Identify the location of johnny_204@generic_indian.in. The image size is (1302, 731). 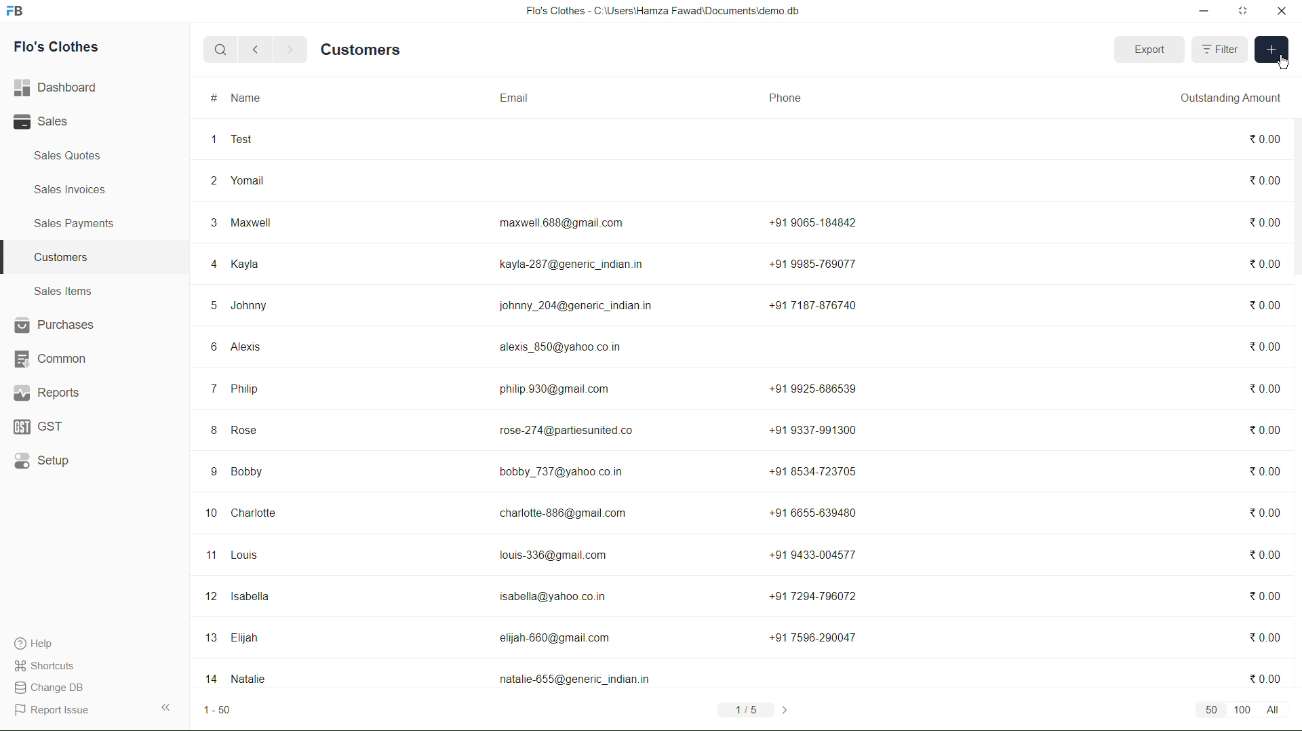
(578, 308).